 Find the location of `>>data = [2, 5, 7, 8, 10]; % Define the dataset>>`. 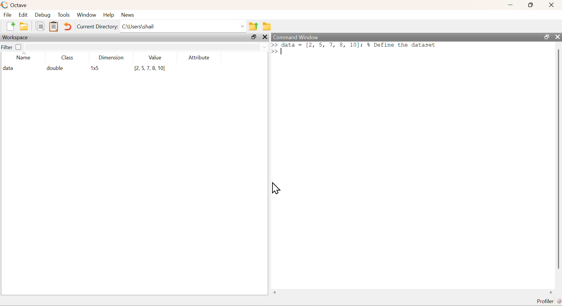

>>data = [2, 5, 7, 8, 10]; % Define the dataset>> is located at coordinates (354, 48).